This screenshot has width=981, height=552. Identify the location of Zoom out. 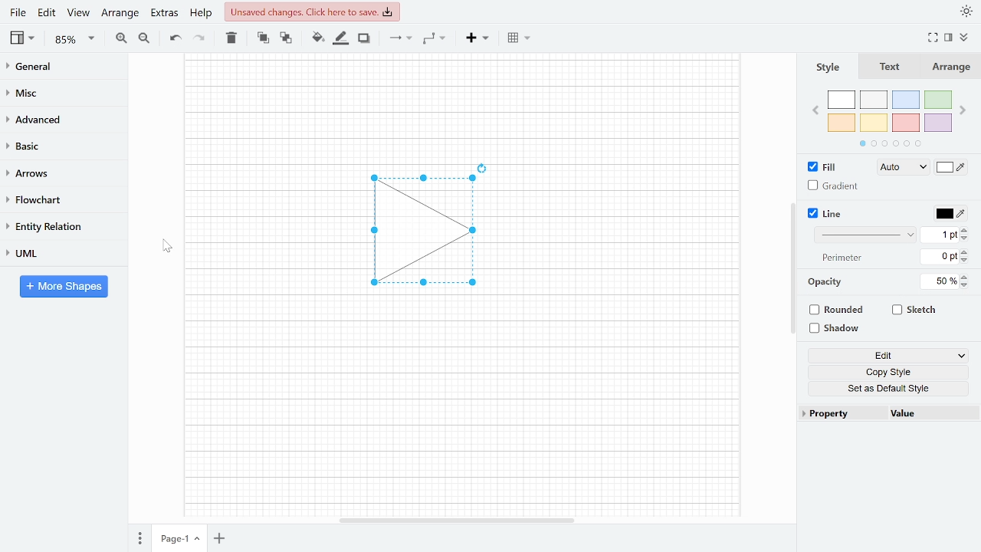
(146, 38).